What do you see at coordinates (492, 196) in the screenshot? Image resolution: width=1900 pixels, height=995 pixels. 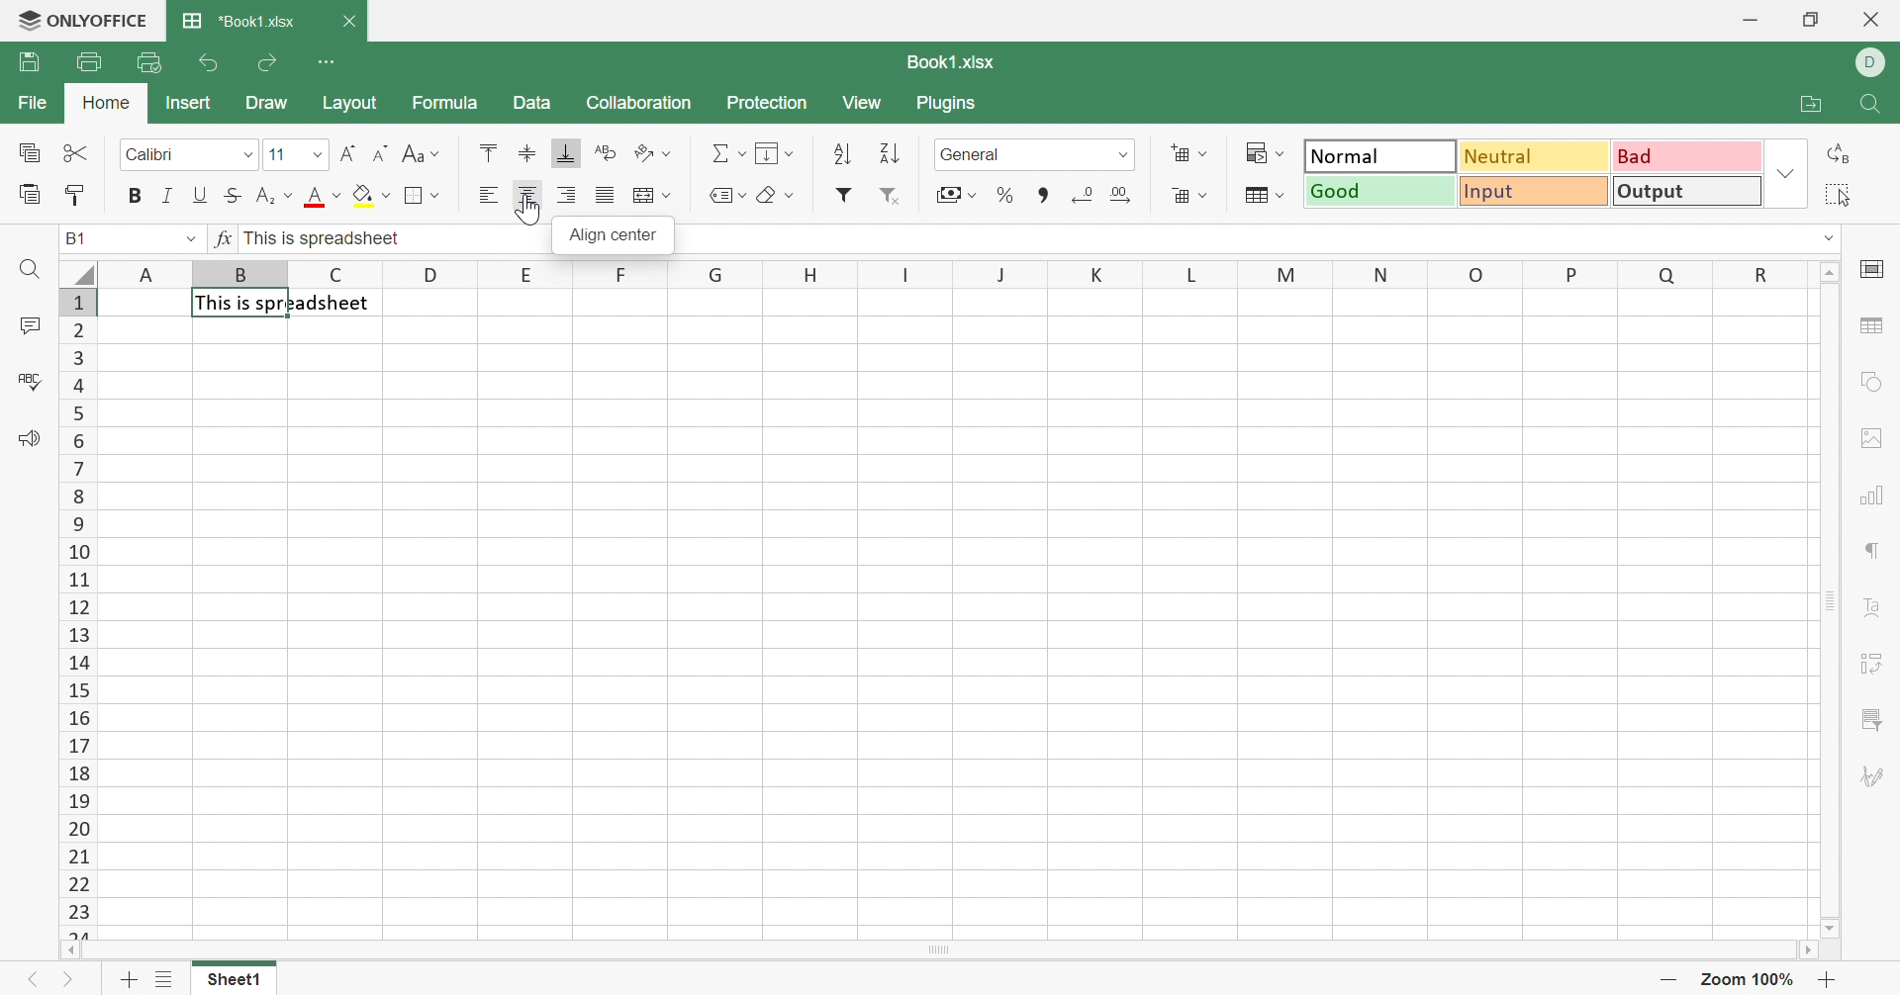 I see `Align Left` at bounding box center [492, 196].